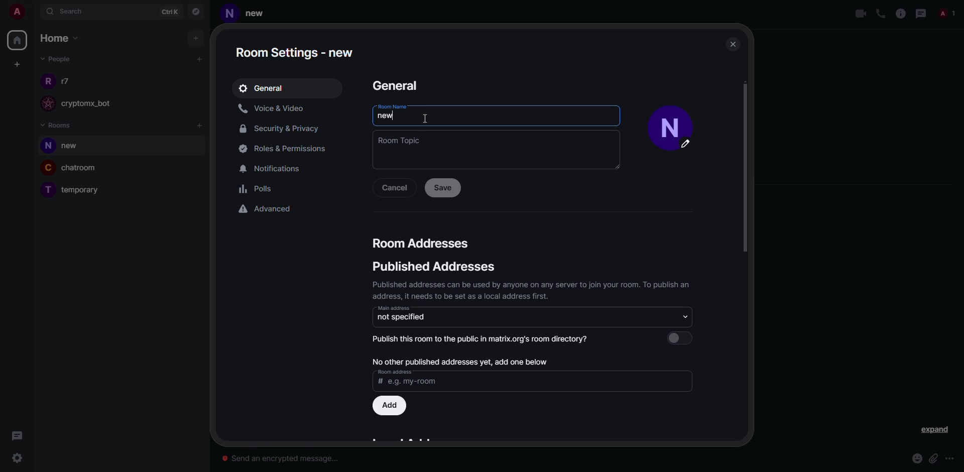  Describe the element at coordinates (70, 12) in the screenshot. I see `search` at that location.